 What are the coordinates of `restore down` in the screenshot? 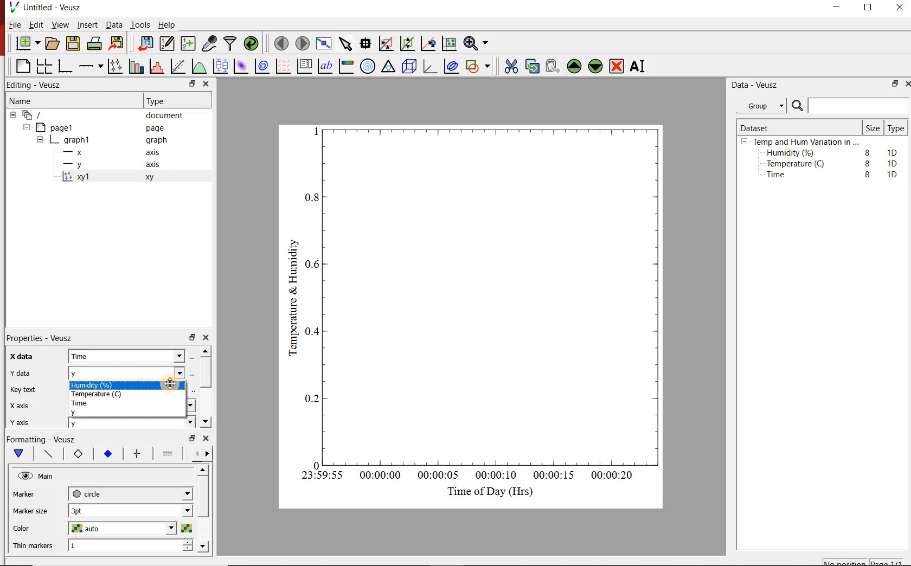 It's located at (190, 438).